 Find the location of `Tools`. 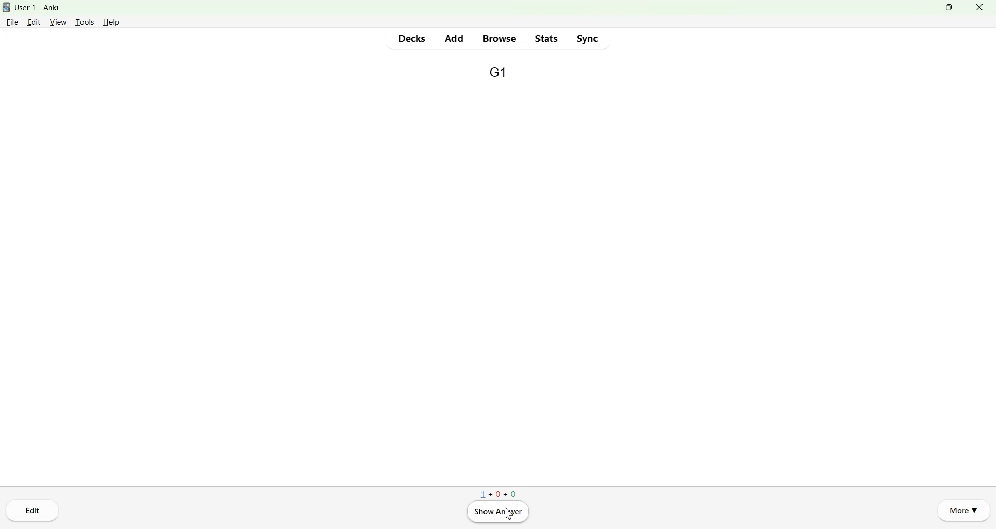

Tools is located at coordinates (84, 22).